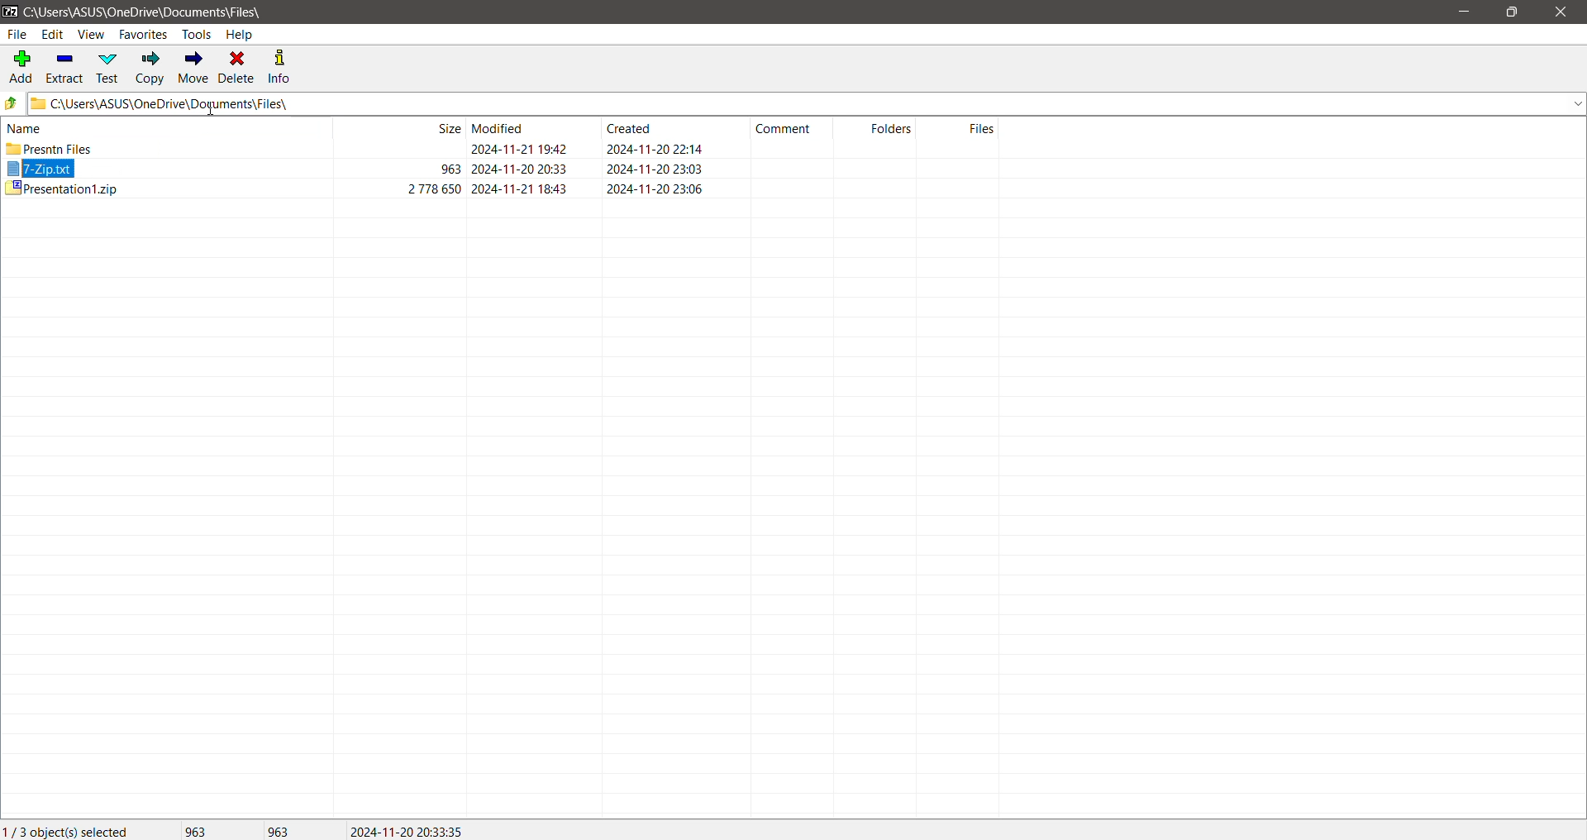  What do you see at coordinates (192, 68) in the screenshot?
I see `Move` at bounding box center [192, 68].